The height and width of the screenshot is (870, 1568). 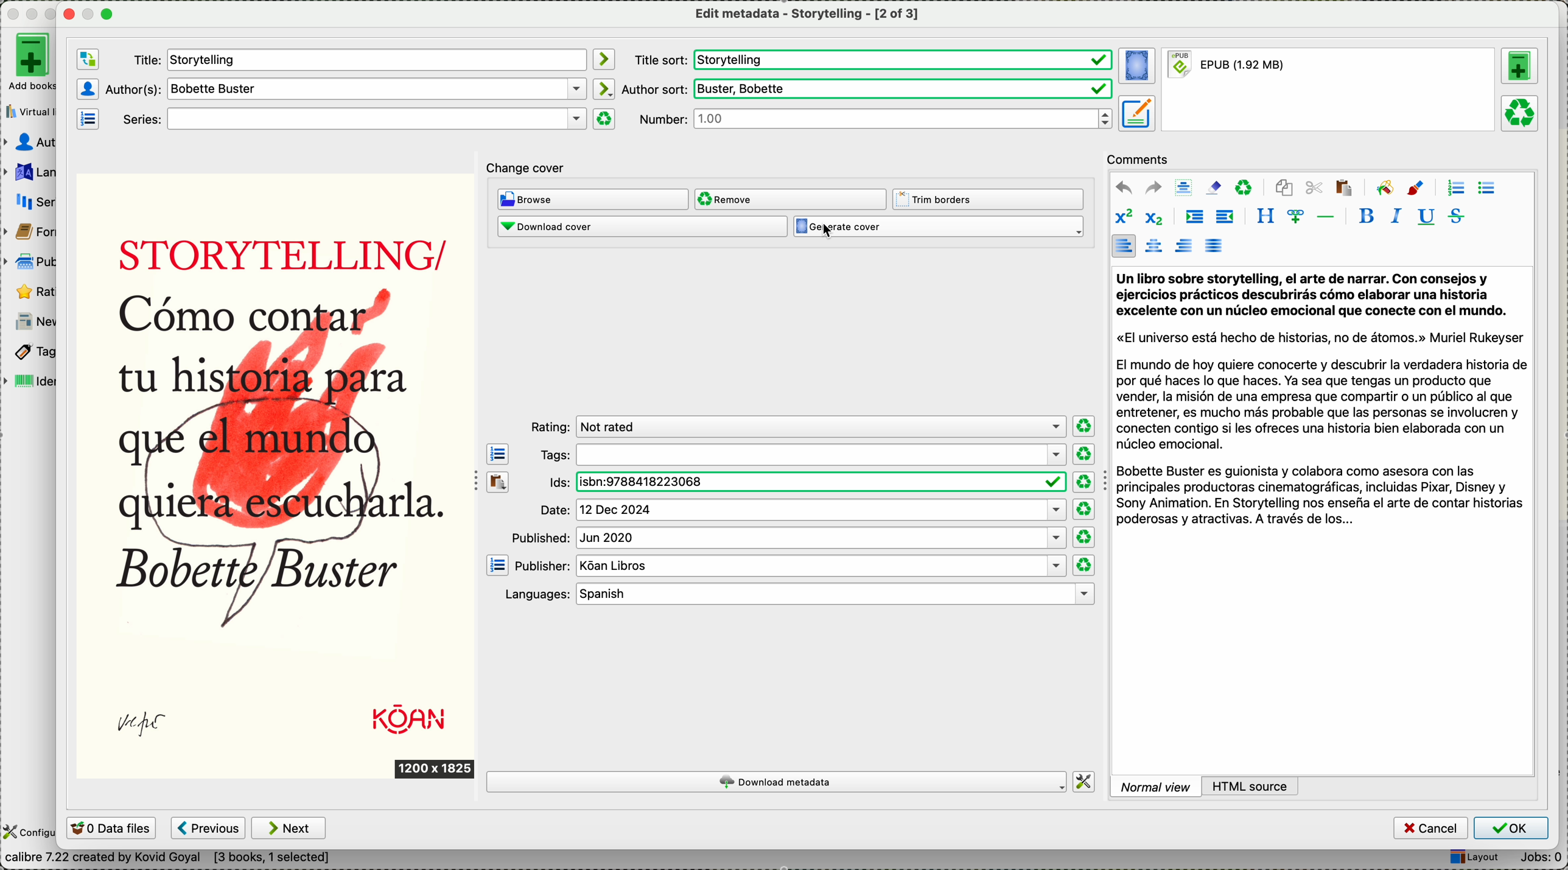 What do you see at coordinates (1083, 536) in the screenshot?
I see `clear date` at bounding box center [1083, 536].